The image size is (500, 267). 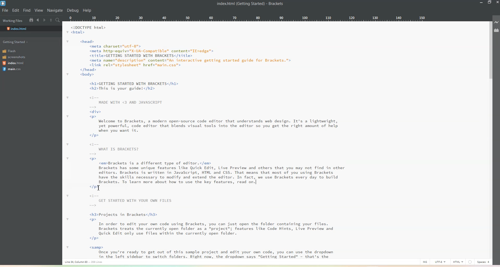 What do you see at coordinates (38, 20) in the screenshot?
I see `Navigate Backward` at bounding box center [38, 20].